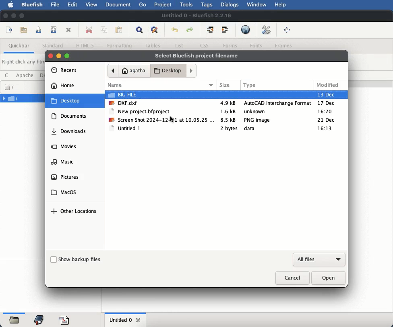 The image size is (393, 327). Describe the element at coordinates (328, 85) in the screenshot. I see `modified` at that location.